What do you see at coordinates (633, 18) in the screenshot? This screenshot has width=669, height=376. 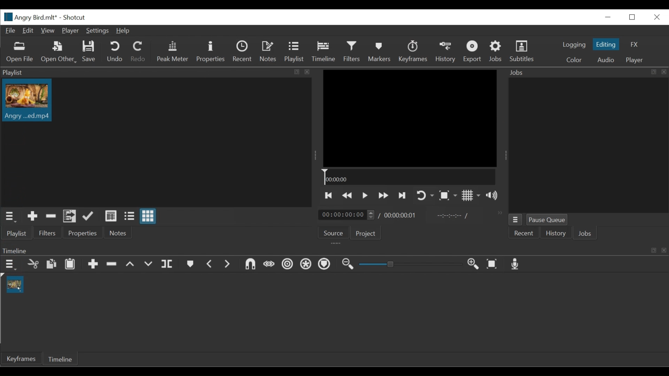 I see `Restore` at bounding box center [633, 18].